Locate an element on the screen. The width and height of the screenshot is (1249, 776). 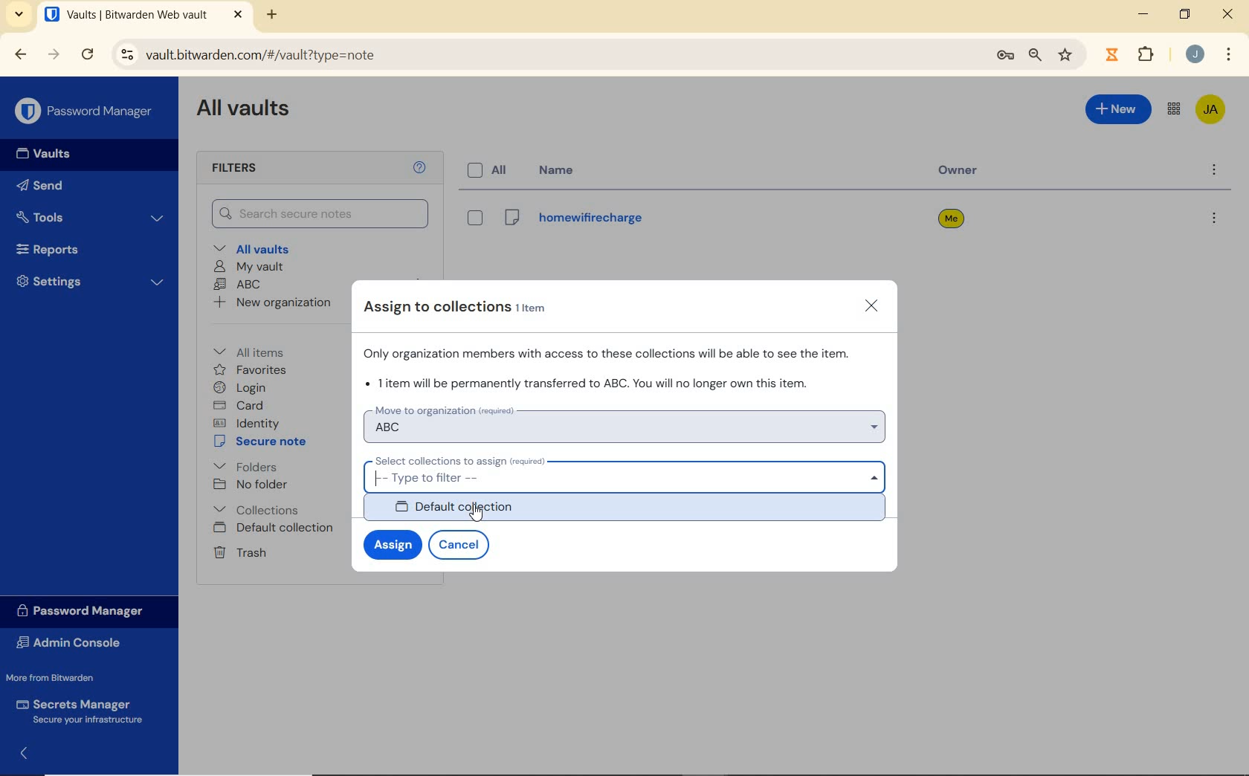
Login Name is located at coordinates (572, 222).